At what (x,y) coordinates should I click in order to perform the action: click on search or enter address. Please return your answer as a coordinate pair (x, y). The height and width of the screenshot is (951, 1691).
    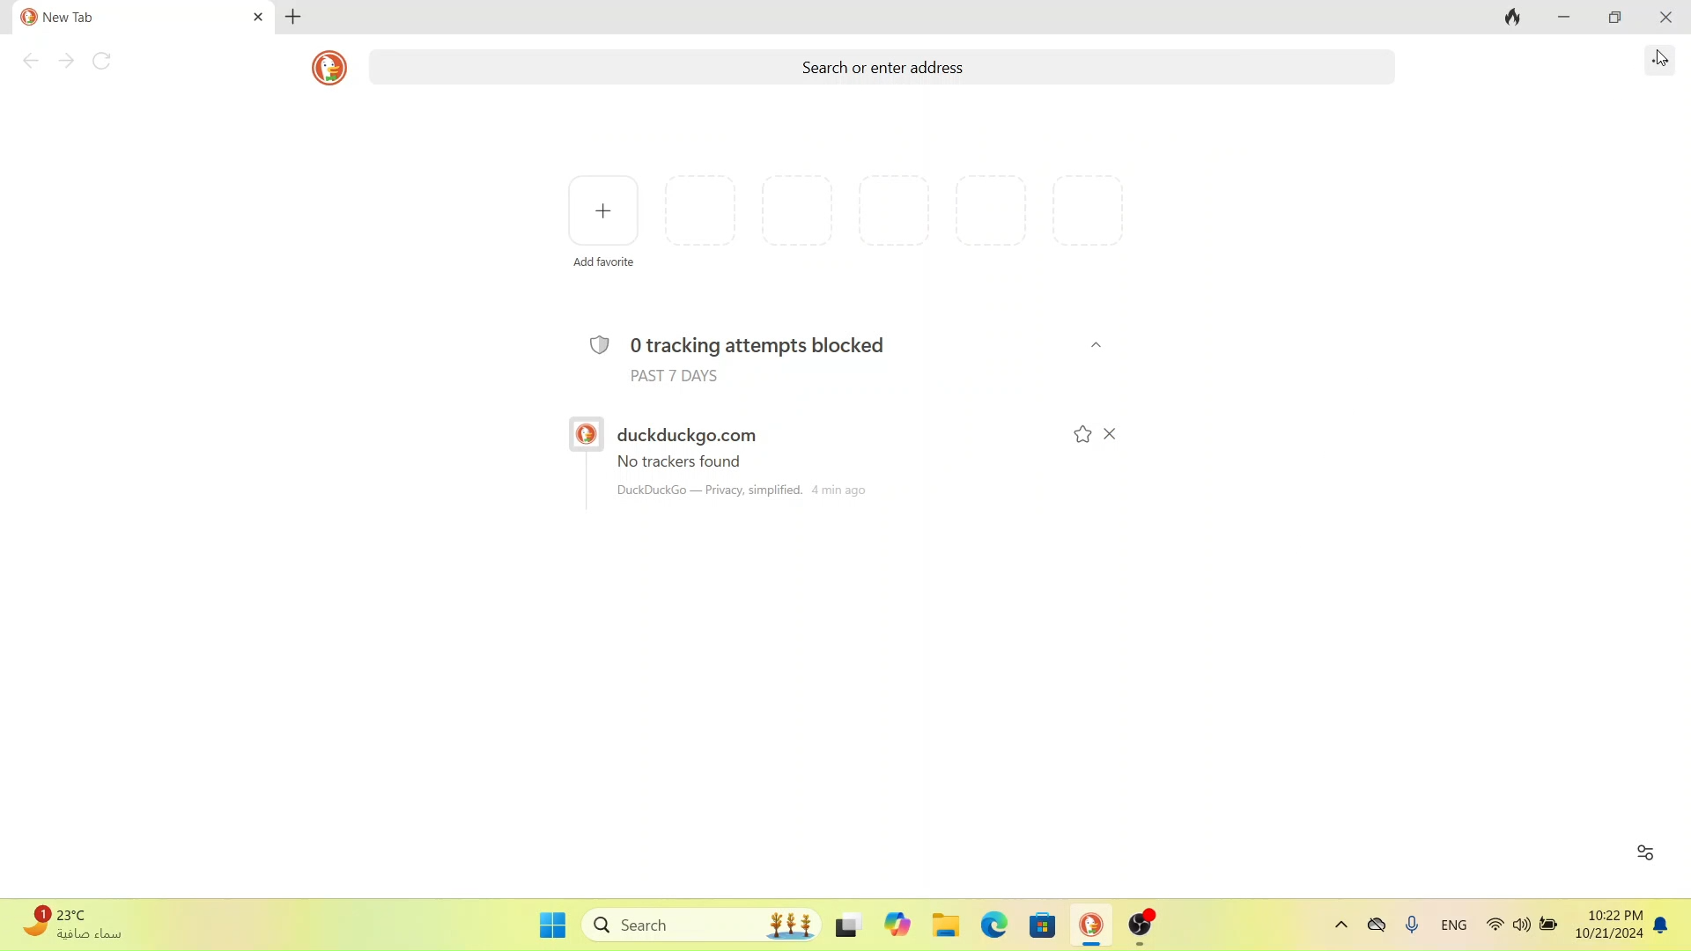
    Looking at the image, I should click on (851, 67).